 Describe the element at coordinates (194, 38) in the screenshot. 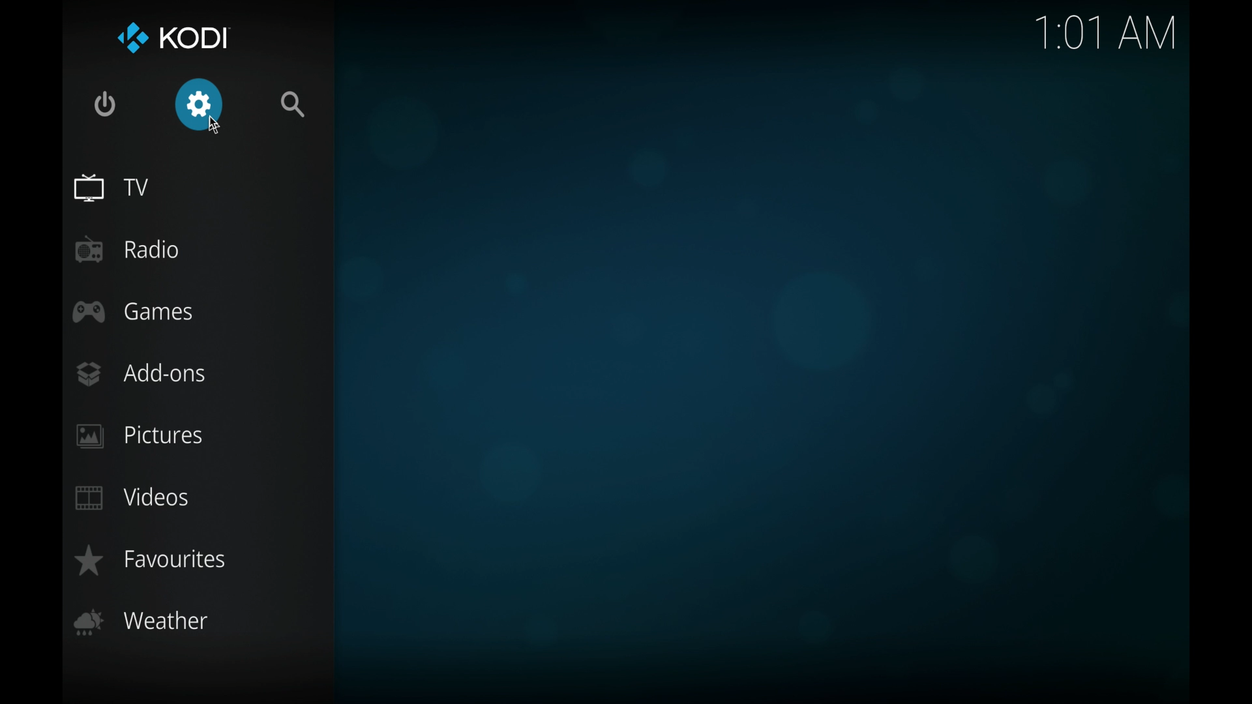

I see `kodi` at that location.